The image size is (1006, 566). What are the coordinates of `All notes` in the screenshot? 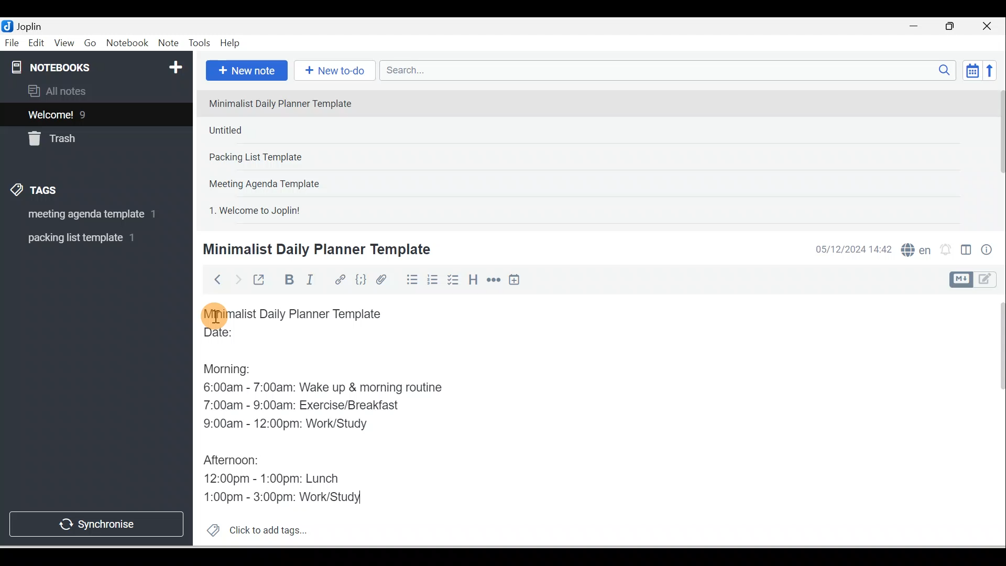 It's located at (95, 91).